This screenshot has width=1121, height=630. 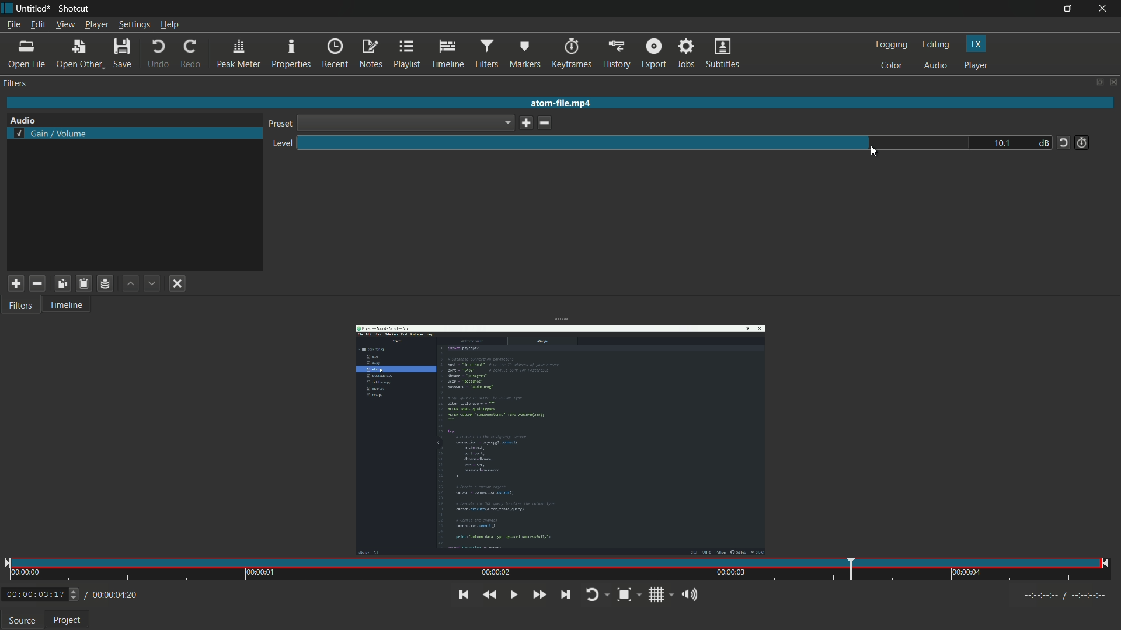 What do you see at coordinates (570, 54) in the screenshot?
I see `keyframes` at bounding box center [570, 54].